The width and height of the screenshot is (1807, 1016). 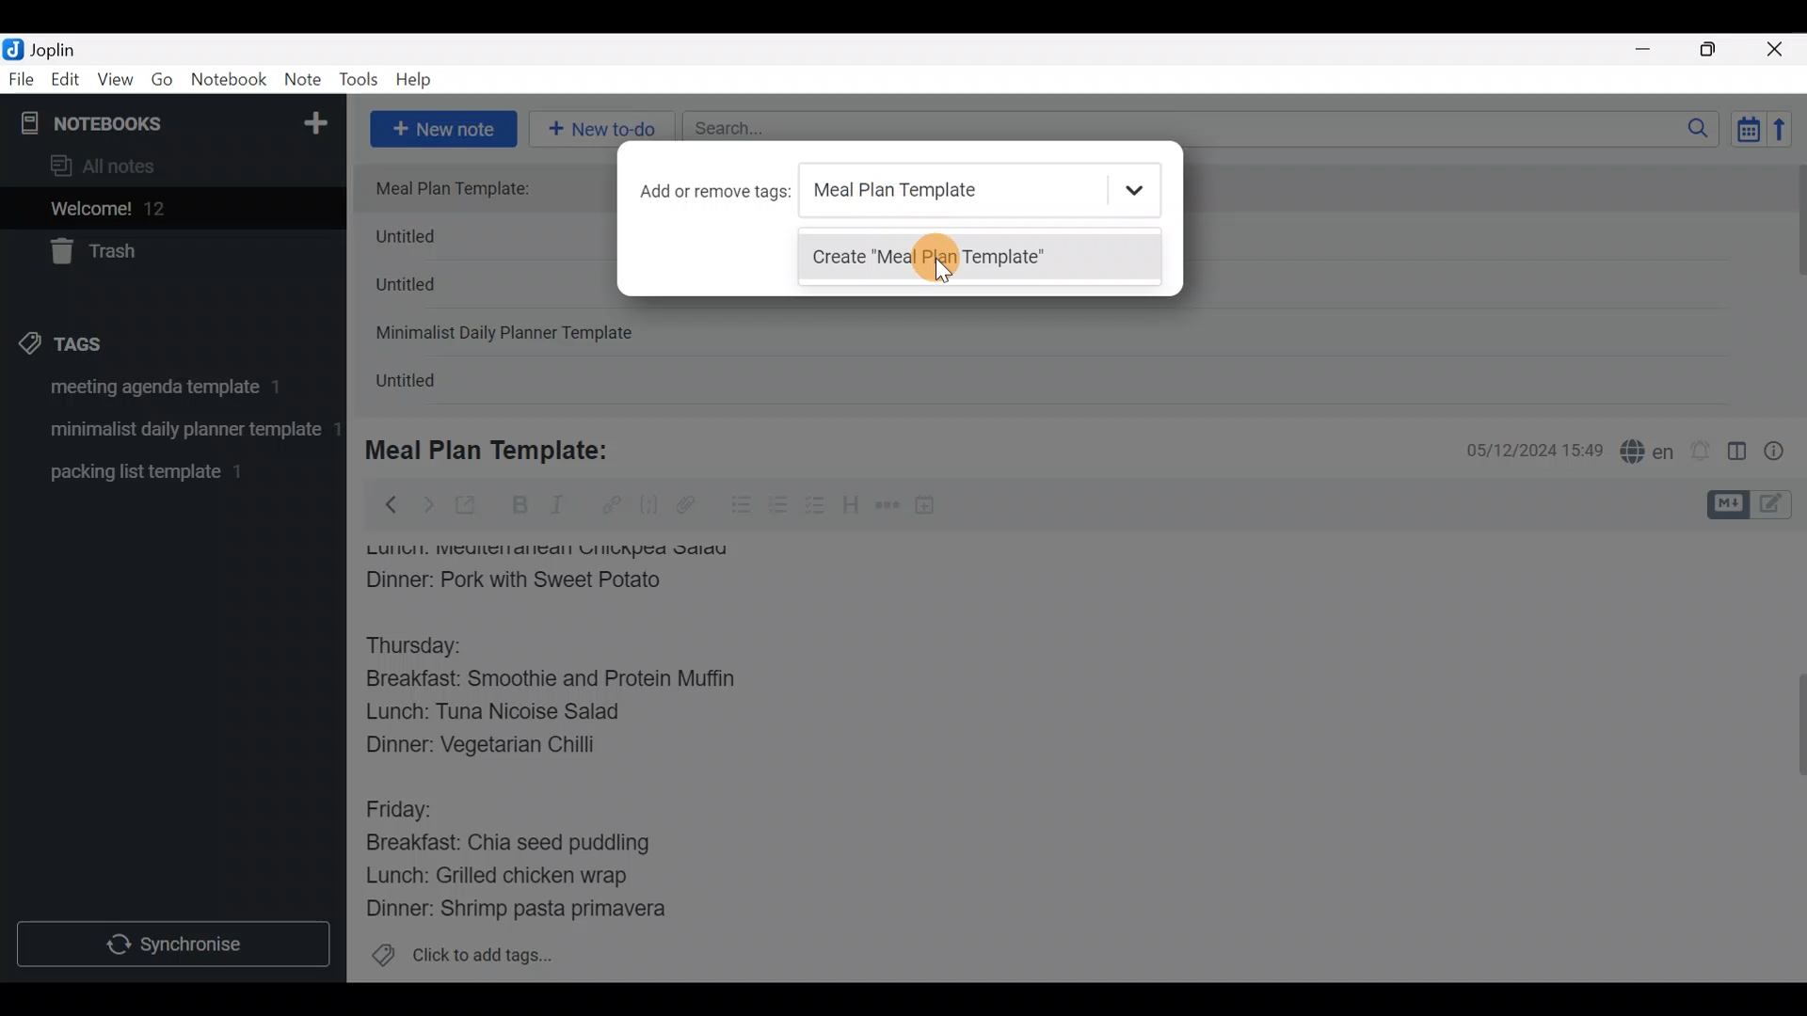 What do you see at coordinates (176, 944) in the screenshot?
I see `Synchronize` at bounding box center [176, 944].